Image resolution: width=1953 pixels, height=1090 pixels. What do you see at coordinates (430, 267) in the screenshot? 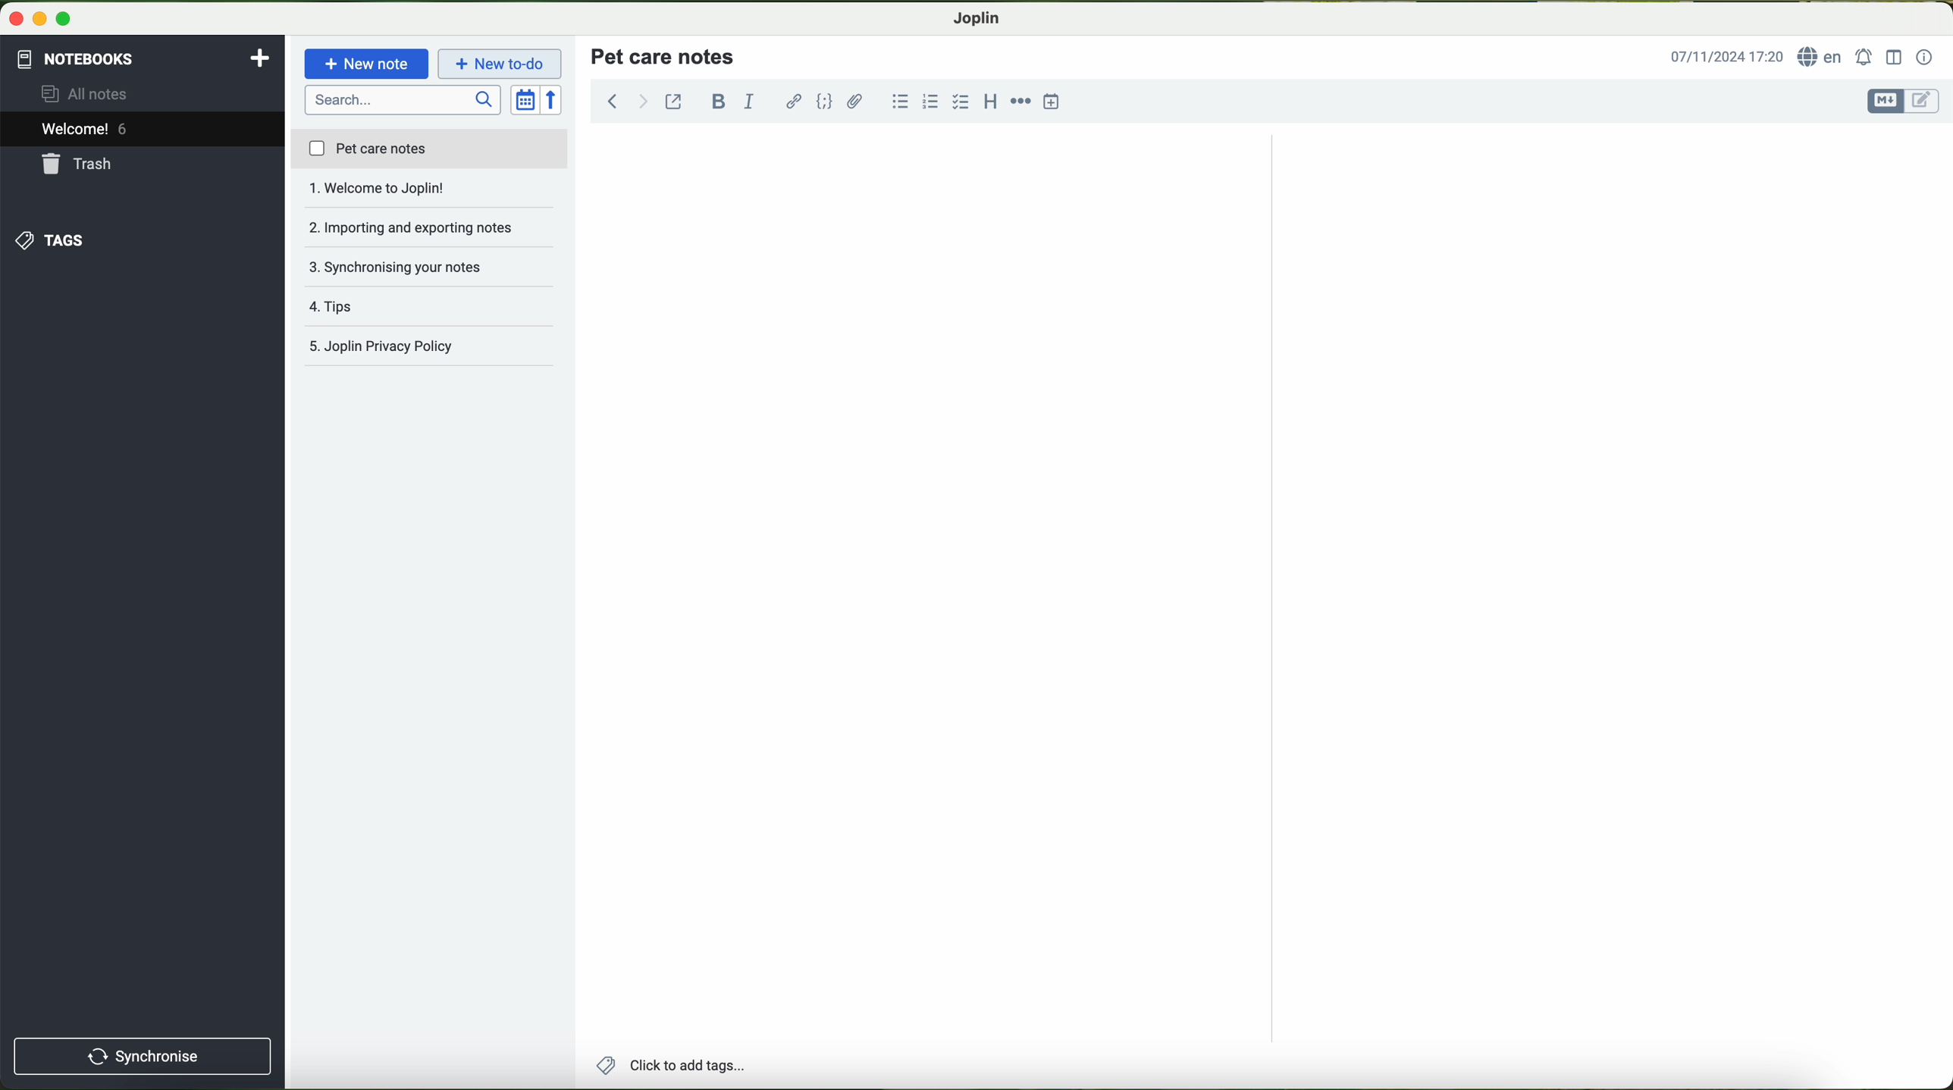
I see `tips` at bounding box center [430, 267].